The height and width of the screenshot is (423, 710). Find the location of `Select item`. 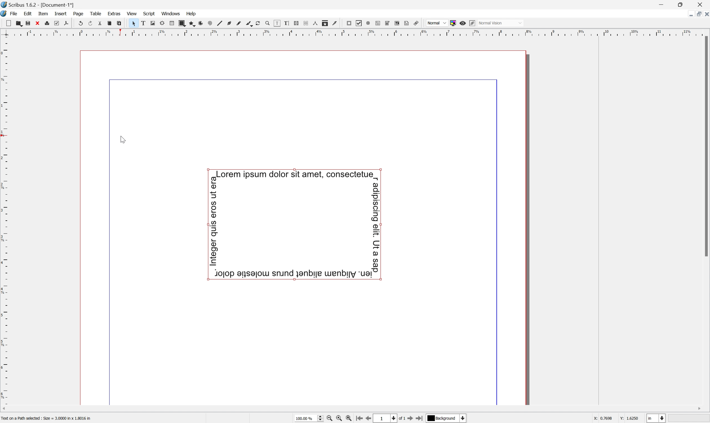

Select item is located at coordinates (132, 23).